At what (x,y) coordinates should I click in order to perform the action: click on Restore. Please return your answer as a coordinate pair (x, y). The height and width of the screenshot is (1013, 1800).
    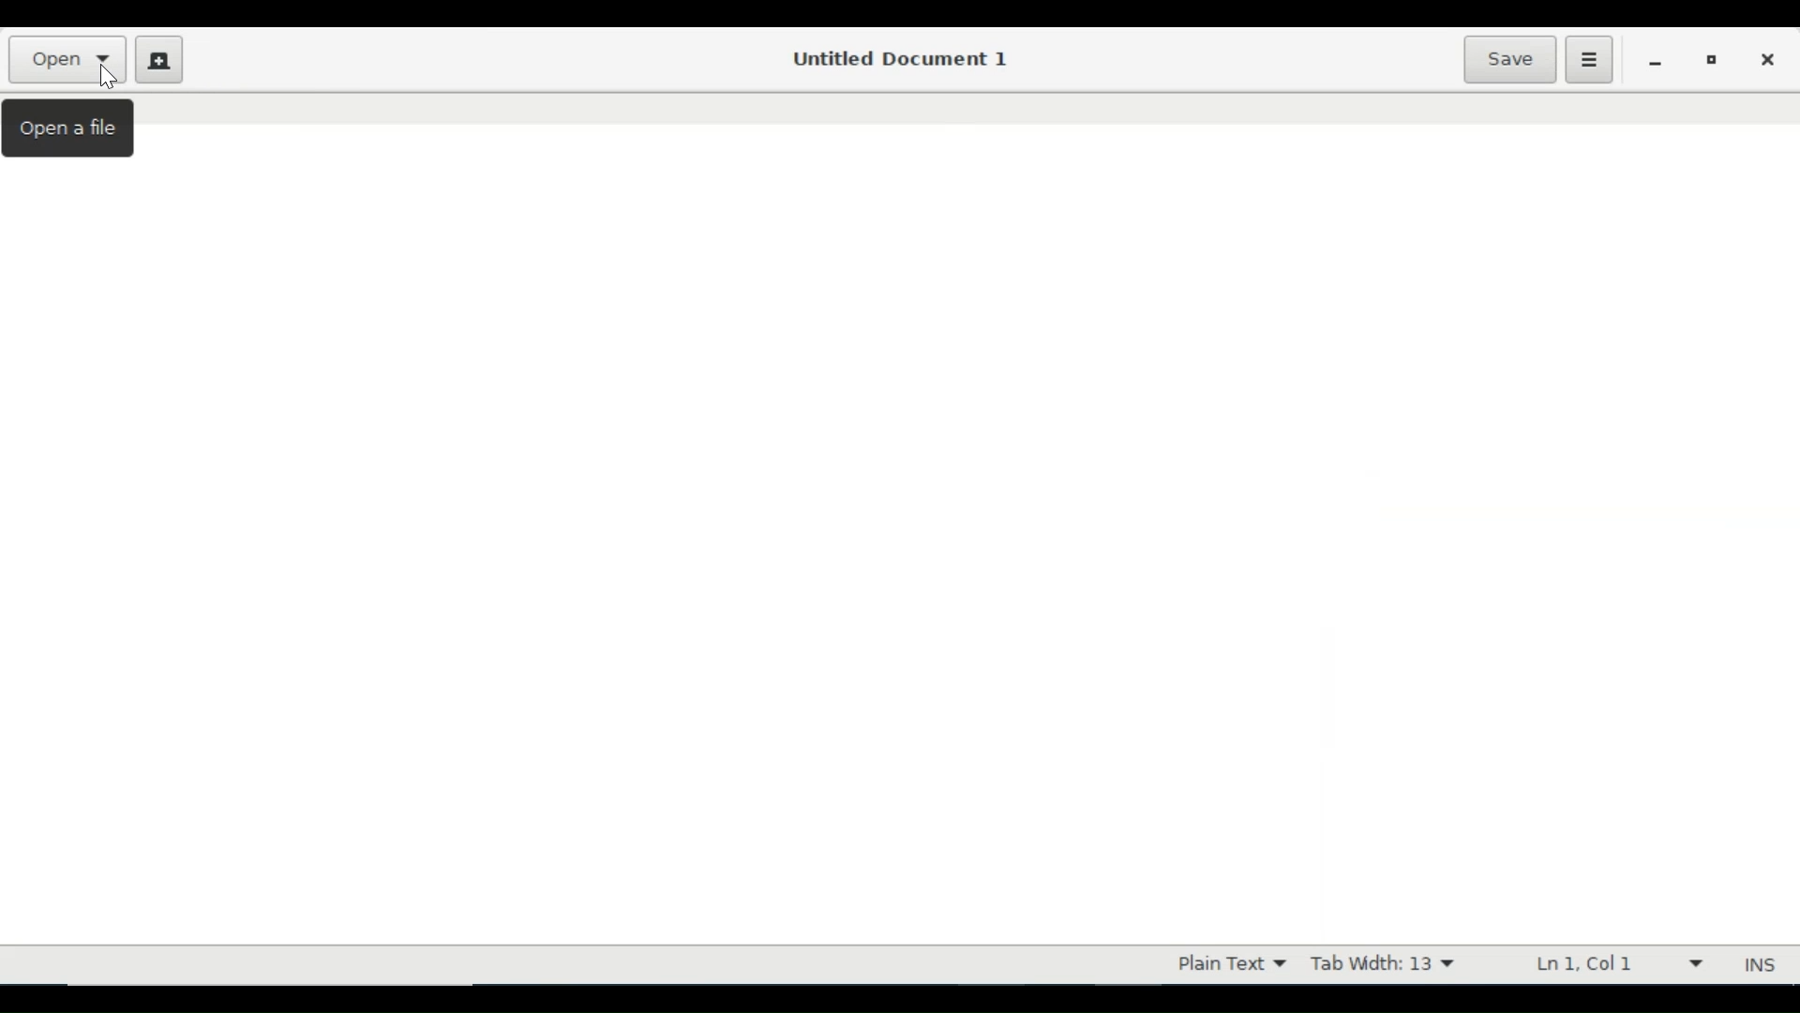
    Looking at the image, I should click on (1712, 58).